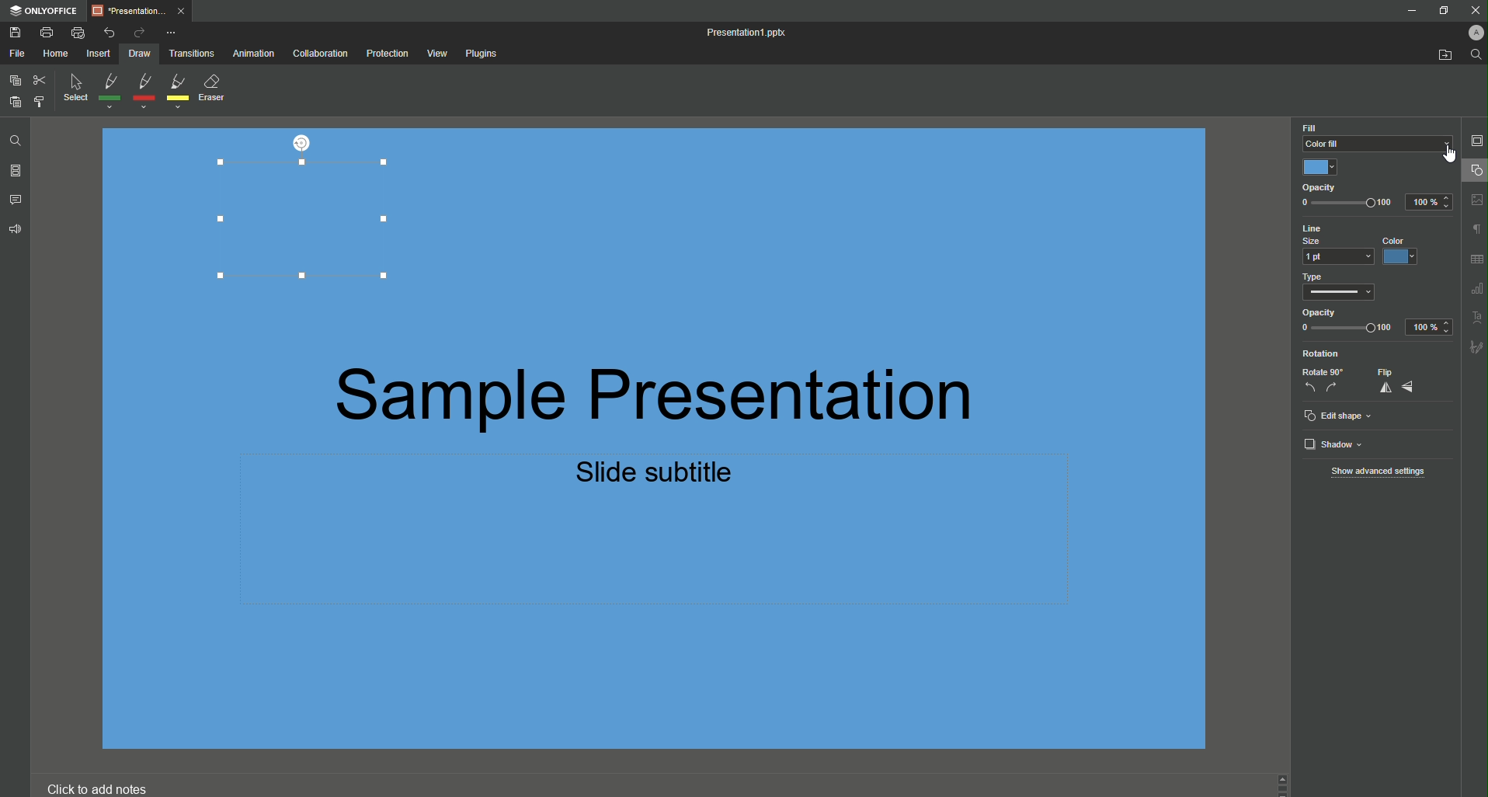  I want to click on Line, so click(1315, 228).